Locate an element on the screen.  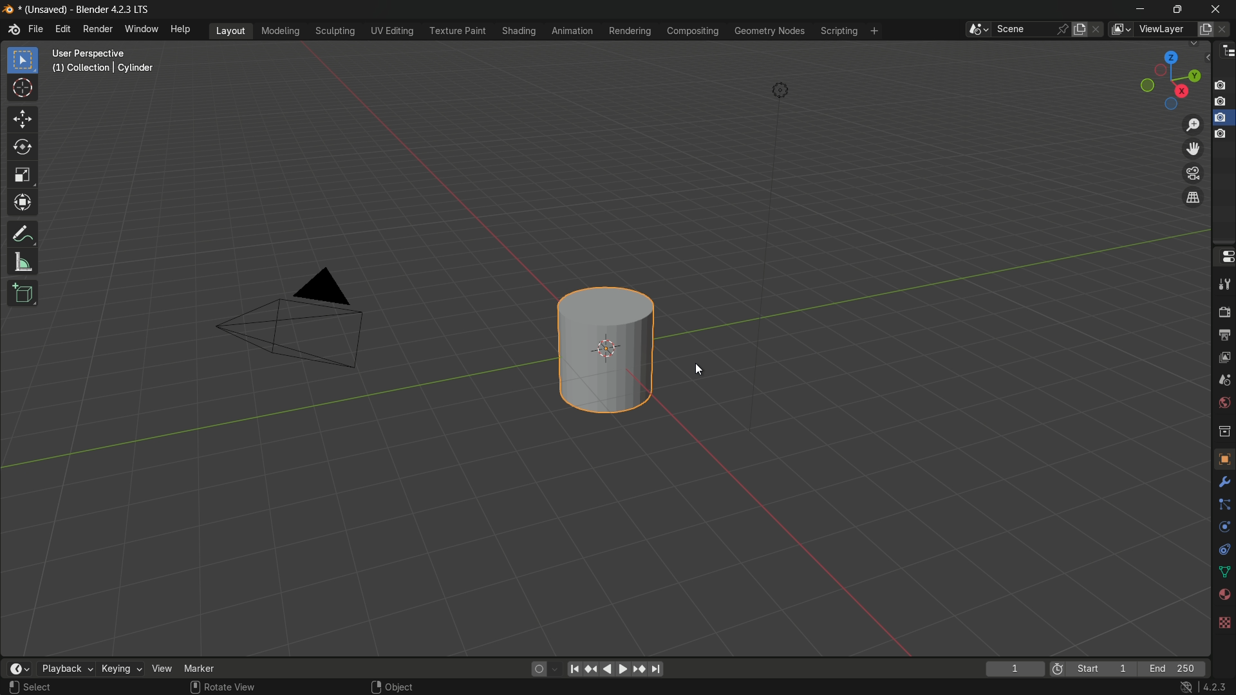
scene is located at coordinates (1024, 30).